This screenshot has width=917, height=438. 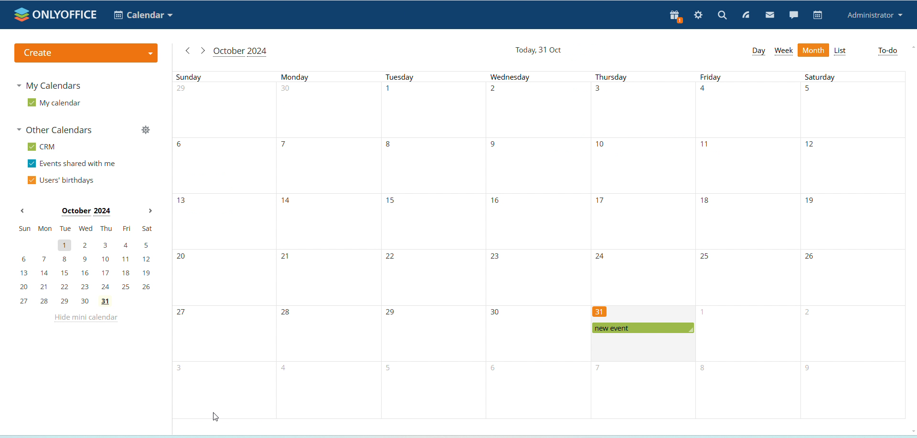 What do you see at coordinates (770, 16) in the screenshot?
I see `mail` at bounding box center [770, 16].